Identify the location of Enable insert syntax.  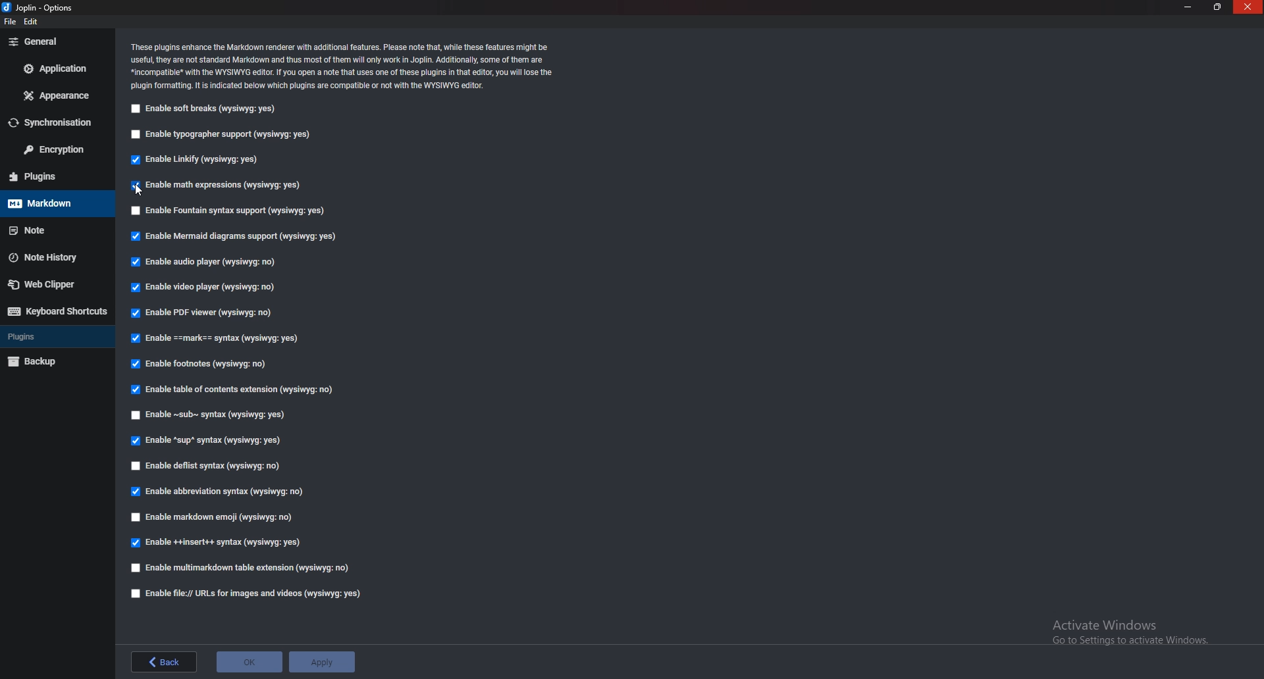
(216, 543).